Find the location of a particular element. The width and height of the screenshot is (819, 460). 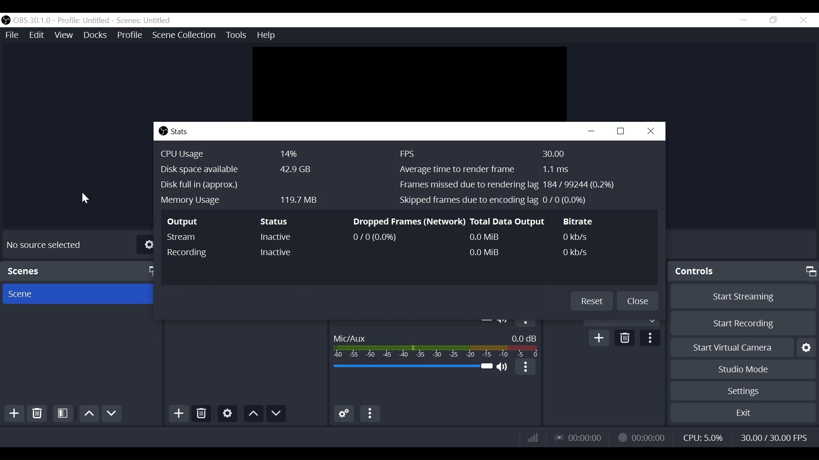

Inactive is located at coordinates (276, 238).